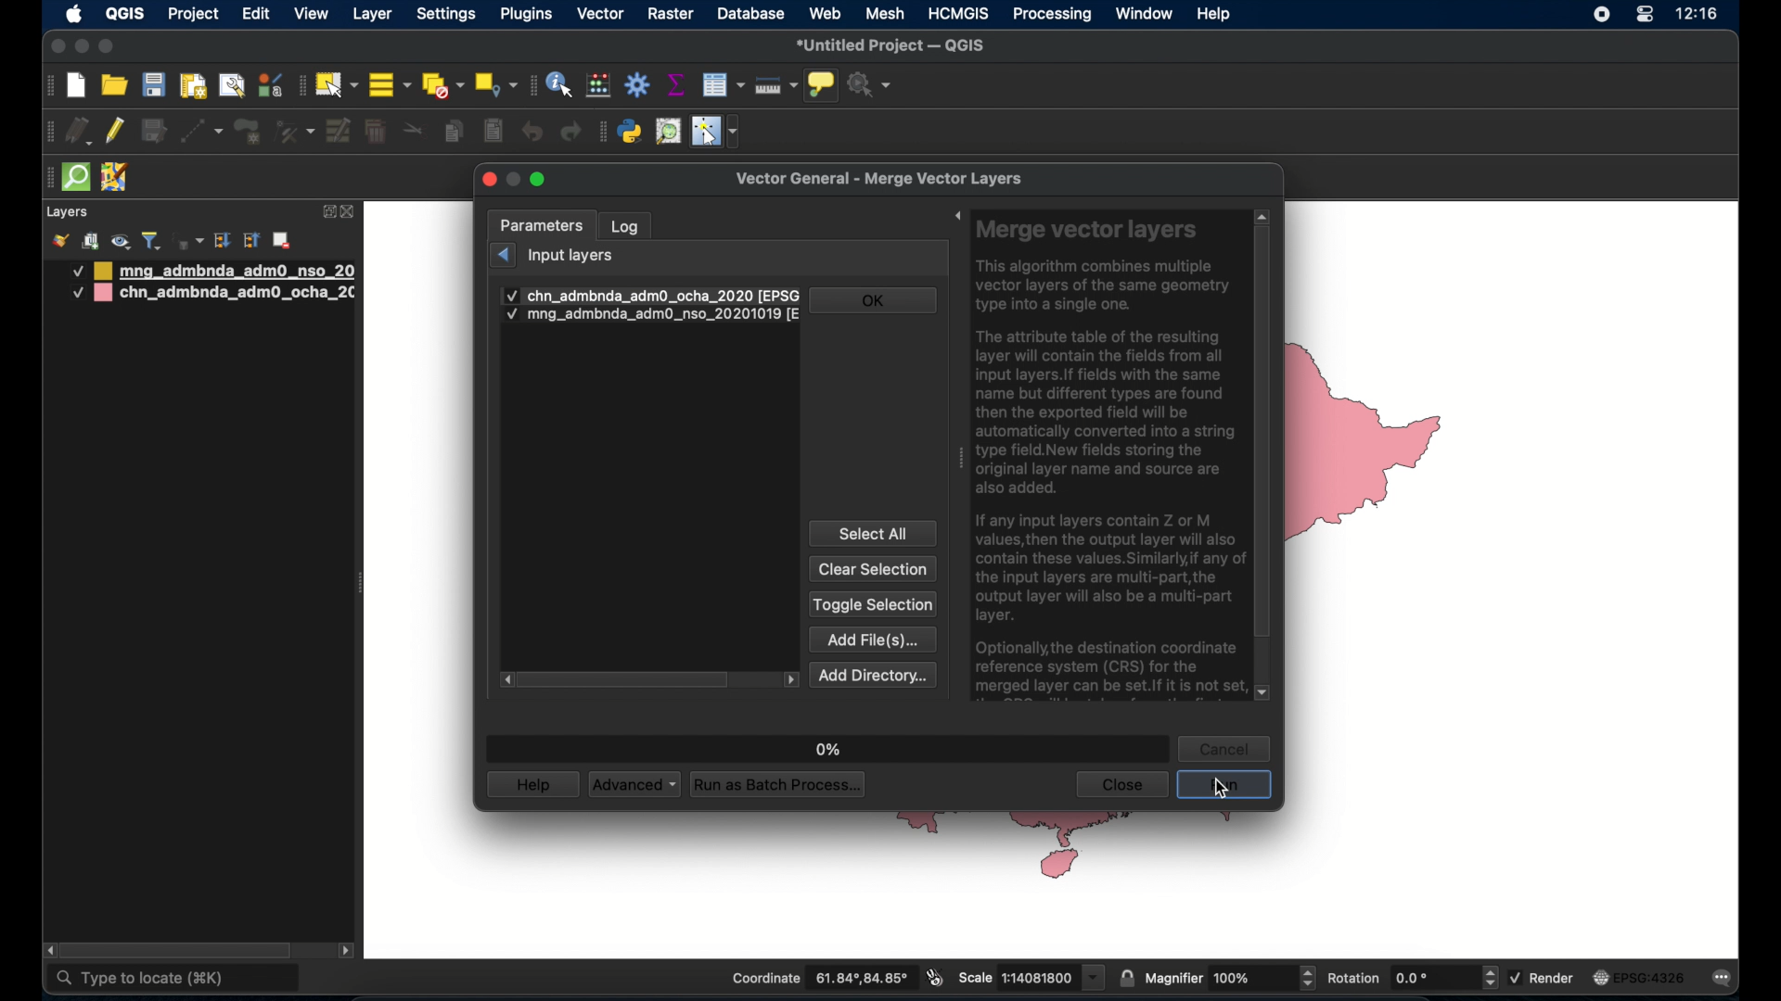 The width and height of the screenshot is (1781, 1001). Describe the element at coordinates (492, 130) in the screenshot. I see `paste features` at that location.